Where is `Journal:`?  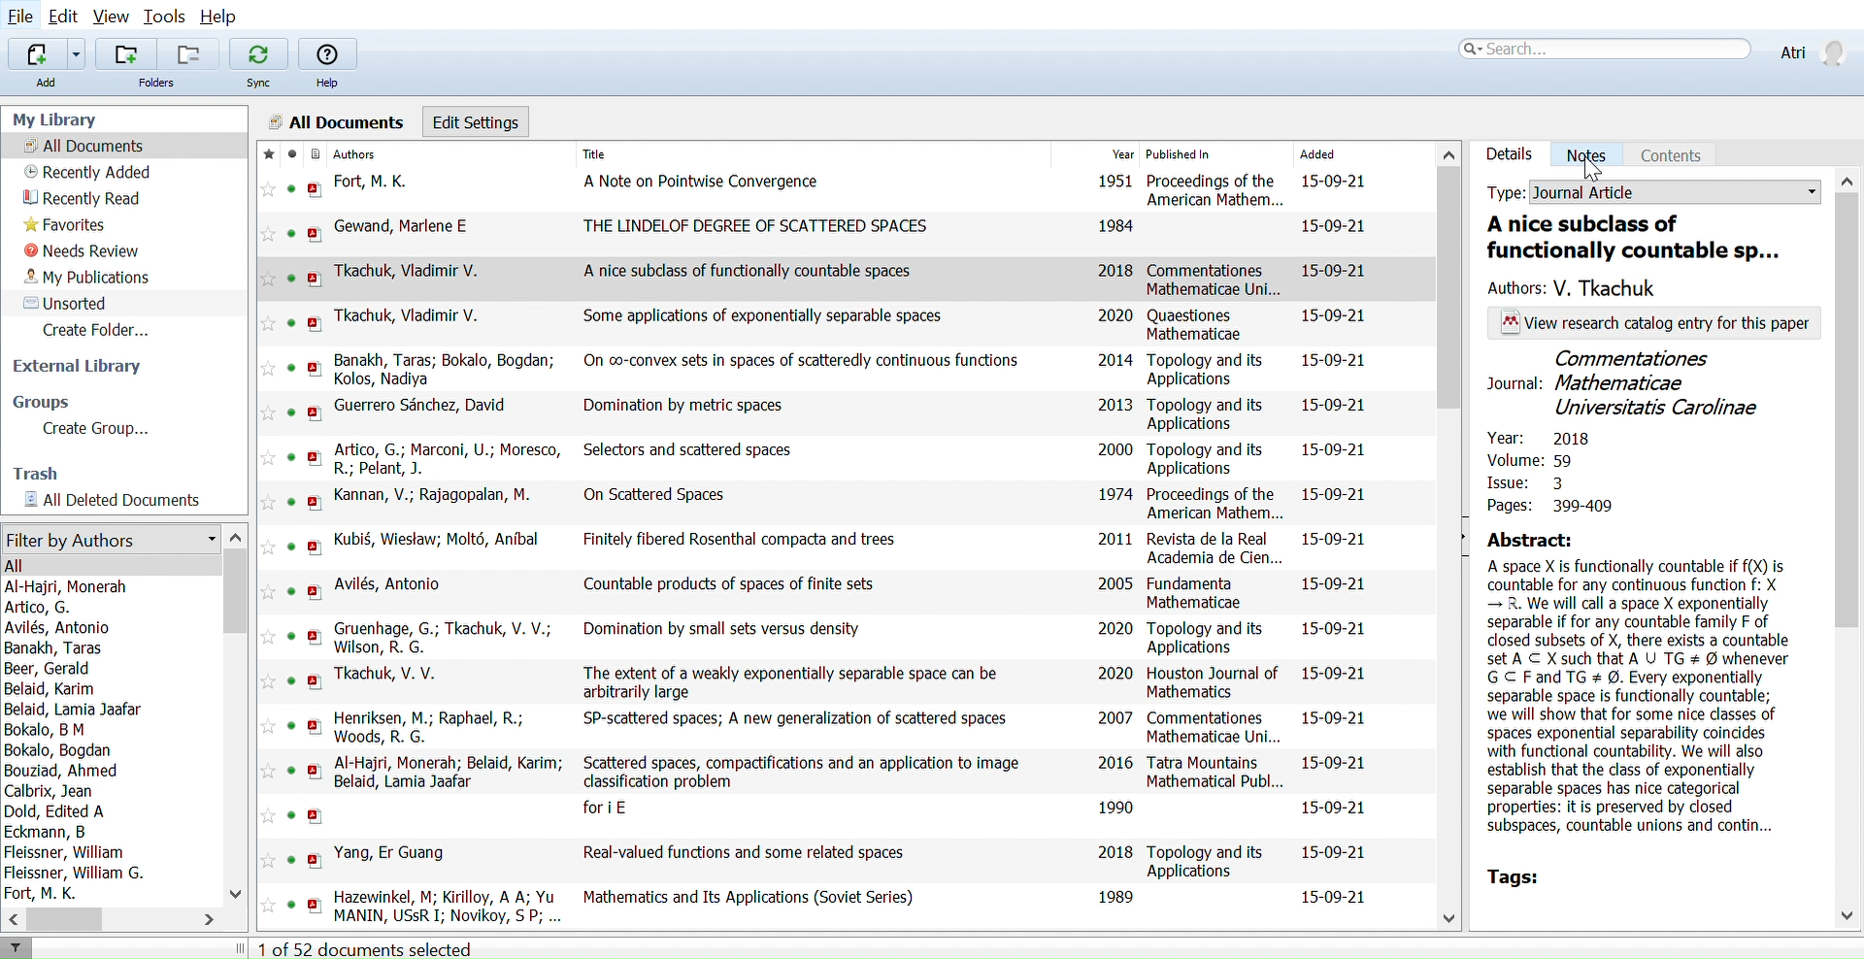
Journal: is located at coordinates (1514, 382).